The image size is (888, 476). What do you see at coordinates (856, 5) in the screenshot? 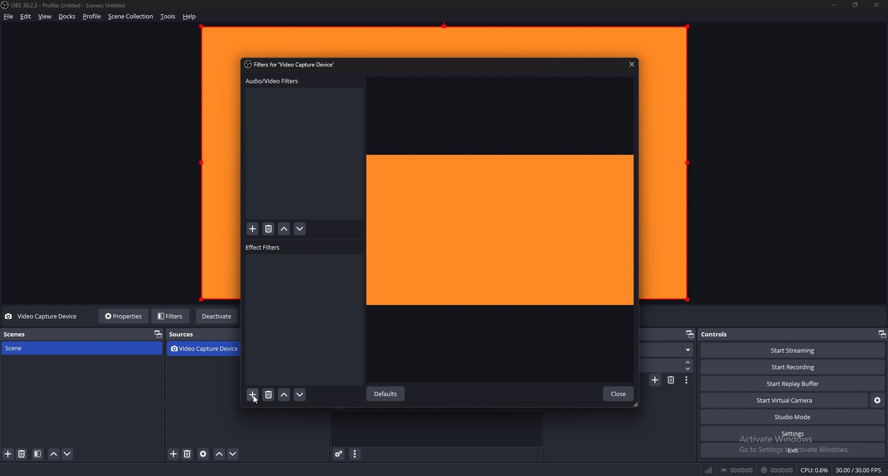
I see `resize` at bounding box center [856, 5].